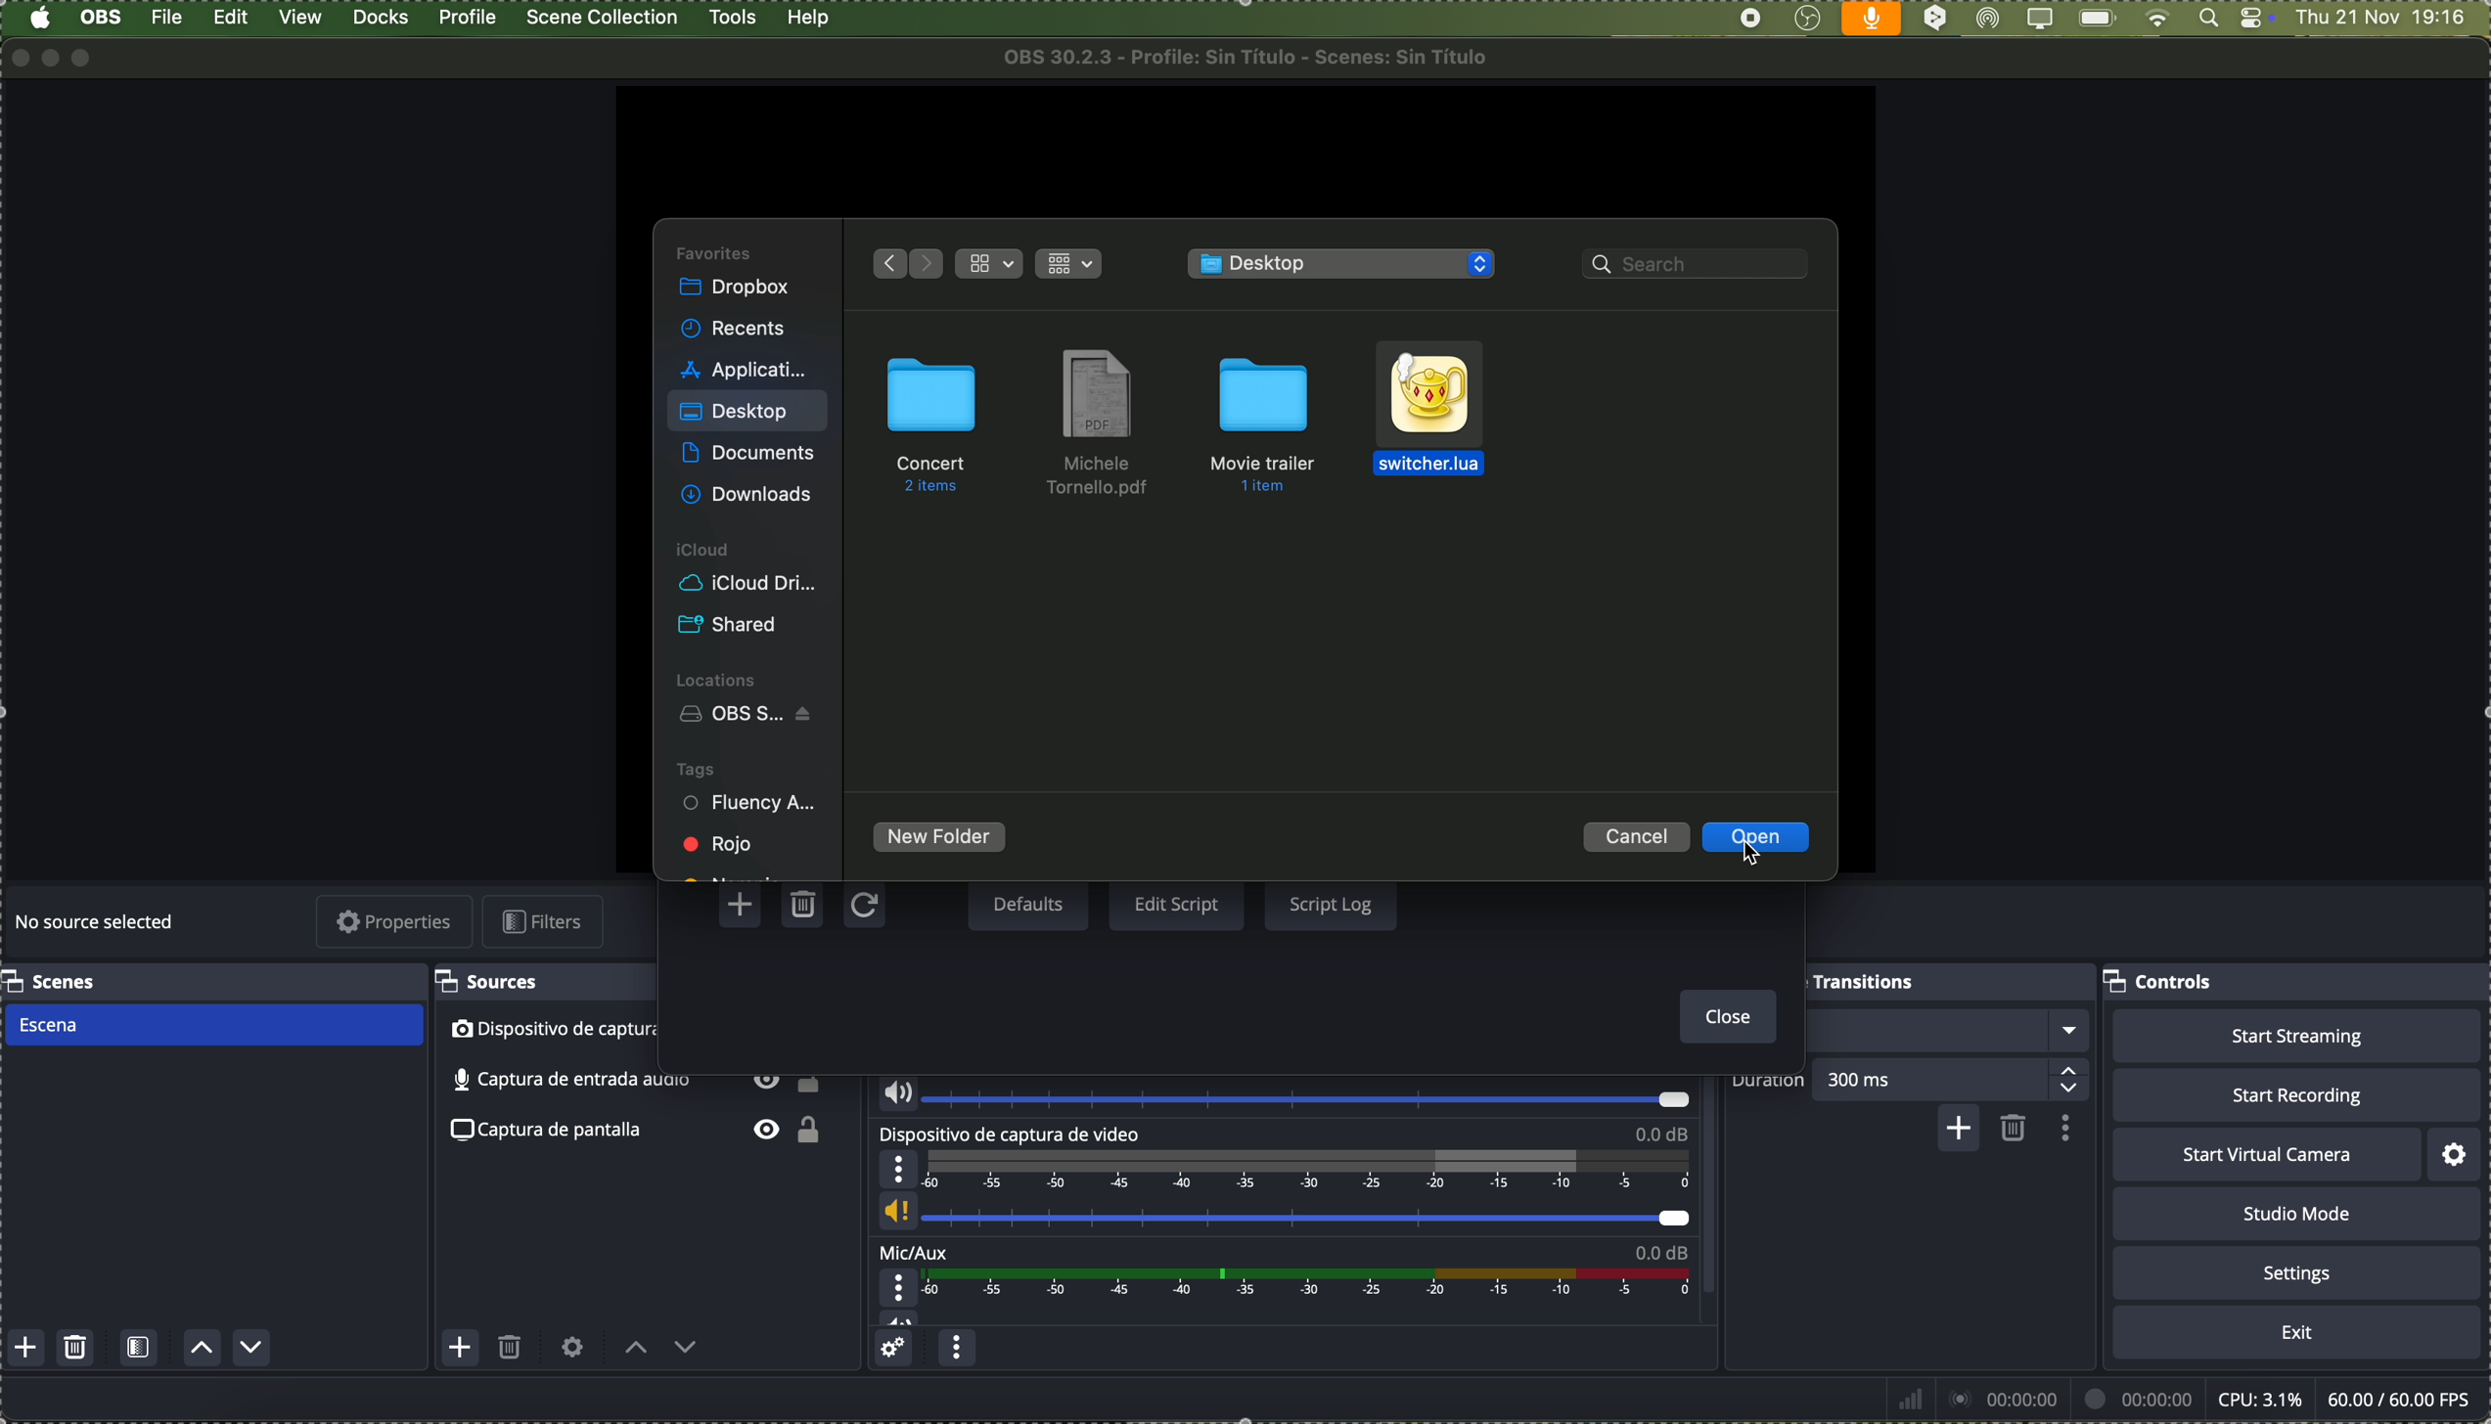 Image resolution: width=2491 pixels, height=1424 pixels. Describe the element at coordinates (1949, 1031) in the screenshot. I see `fade` at that location.